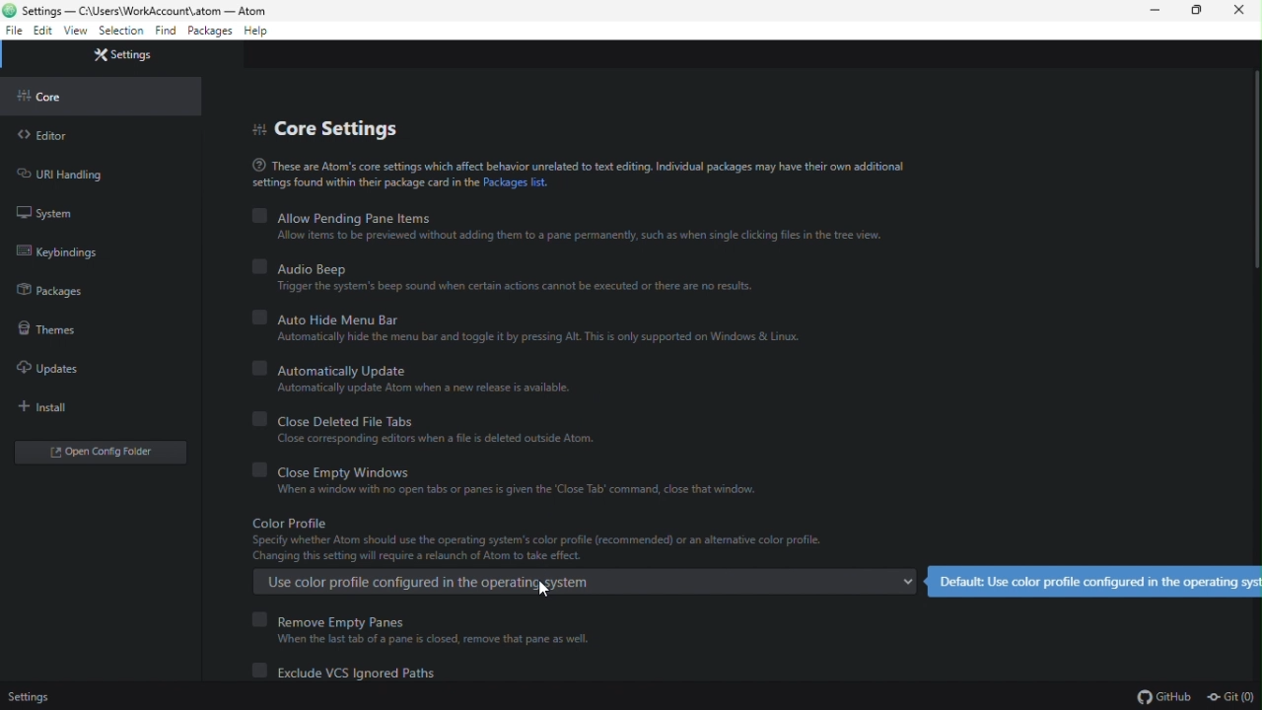 The image size is (1262, 710). I want to click on audio beep, so click(503, 276).